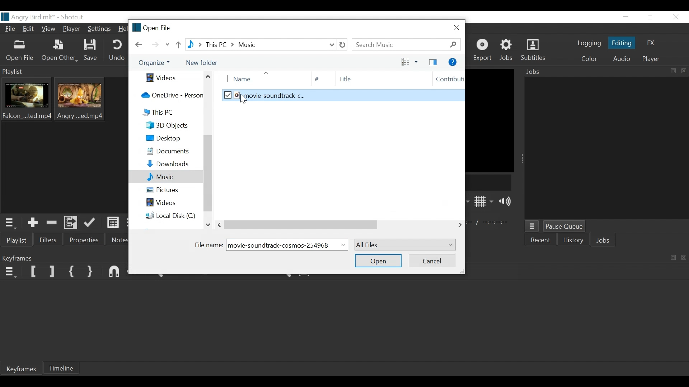  I want to click on Set First Simple Keyframe, so click(71, 271).